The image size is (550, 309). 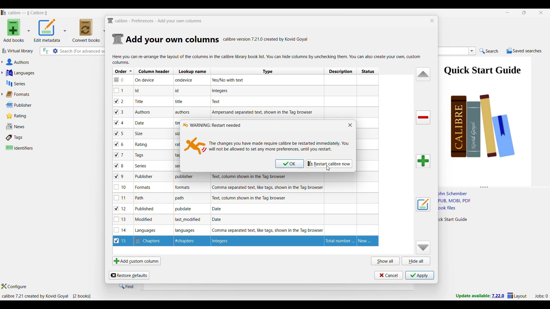 I want to click on Column highlighted, so click(x=368, y=153).